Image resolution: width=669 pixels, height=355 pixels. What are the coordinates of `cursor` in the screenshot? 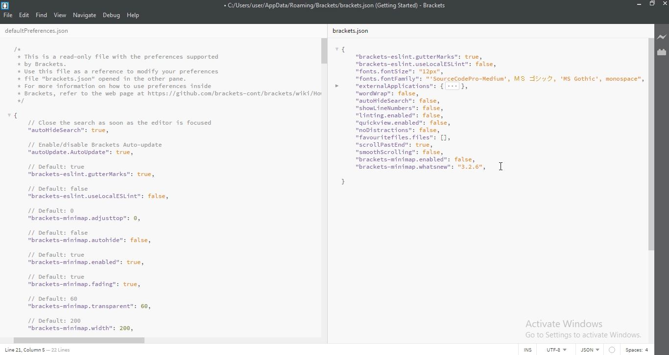 It's located at (501, 165).